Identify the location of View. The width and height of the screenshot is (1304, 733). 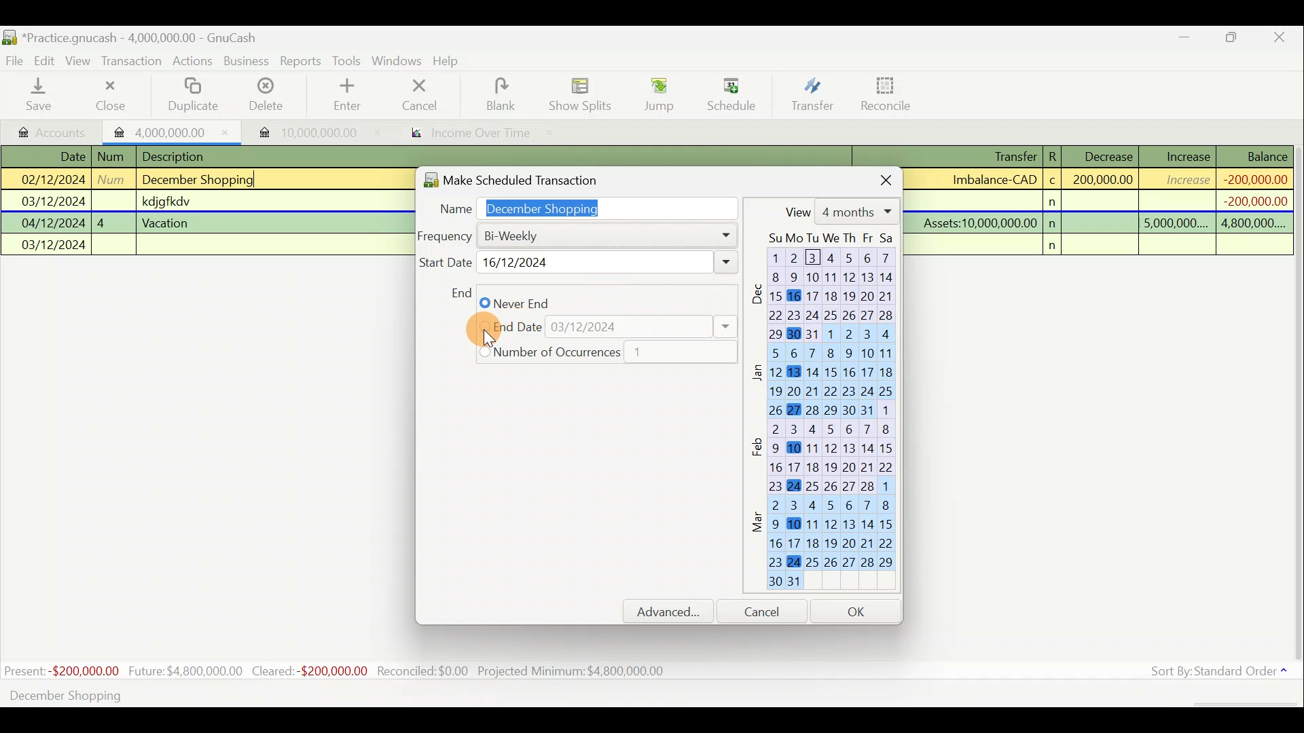
(839, 211).